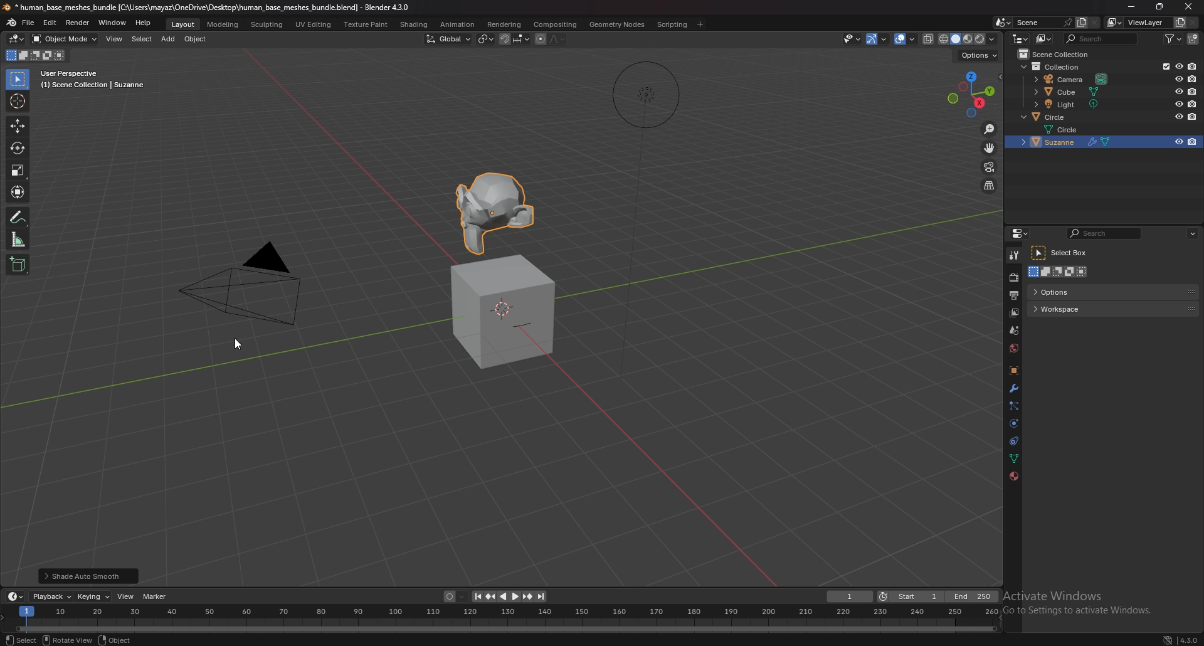 This screenshot has width=1204, height=646. What do you see at coordinates (701, 23) in the screenshot?
I see `add workspace` at bounding box center [701, 23].